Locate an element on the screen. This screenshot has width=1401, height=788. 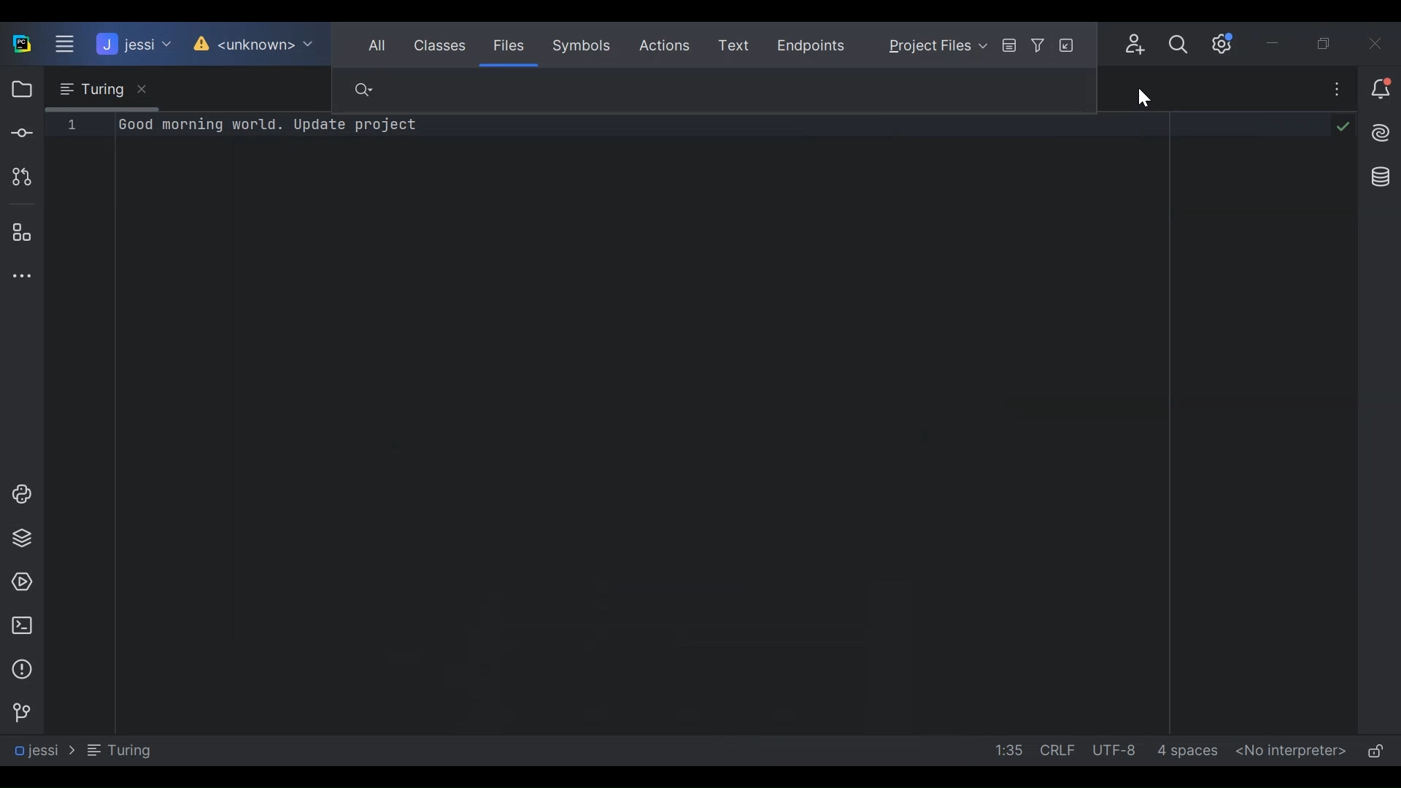
PyCharm Desktop Icon is located at coordinates (21, 45).